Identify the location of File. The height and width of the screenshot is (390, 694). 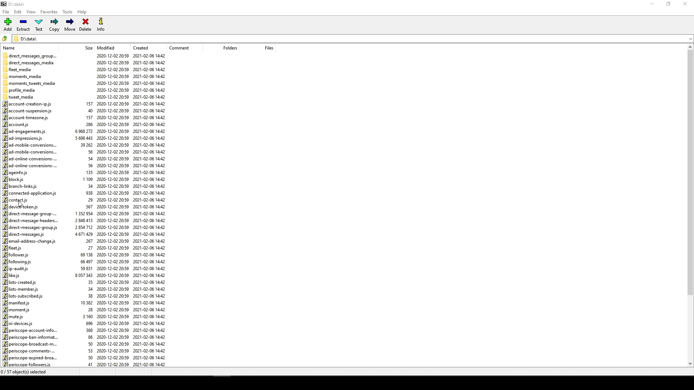
(7, 10).